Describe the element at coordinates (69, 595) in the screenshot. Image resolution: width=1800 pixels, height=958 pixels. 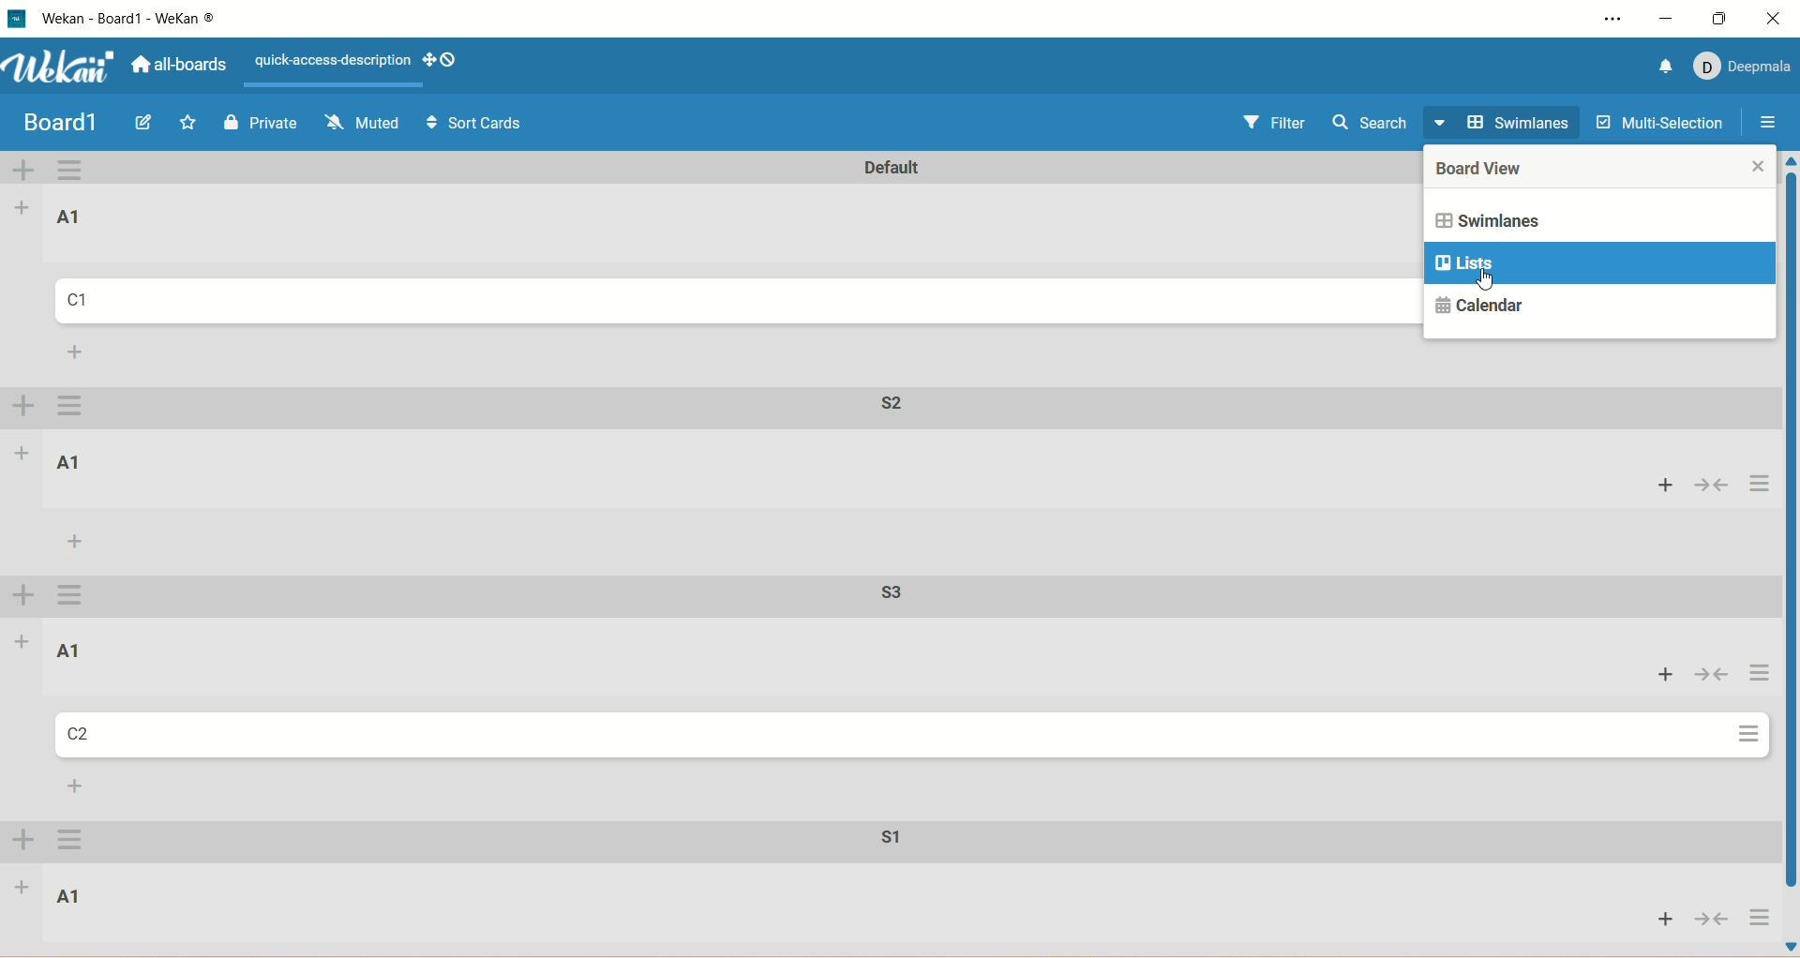
I see `swimlane actions` at that location.